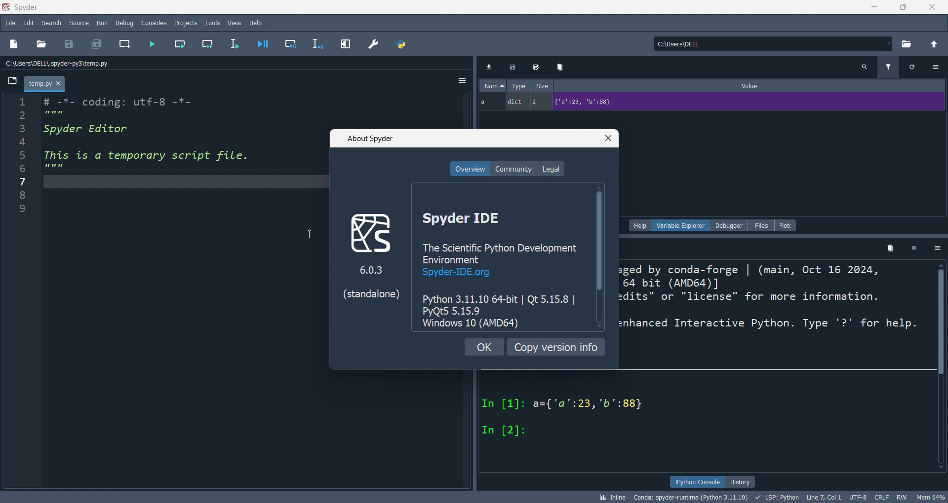  Describe the element at coordinates (933, 7) in the screenshot. I see `close` at that location.